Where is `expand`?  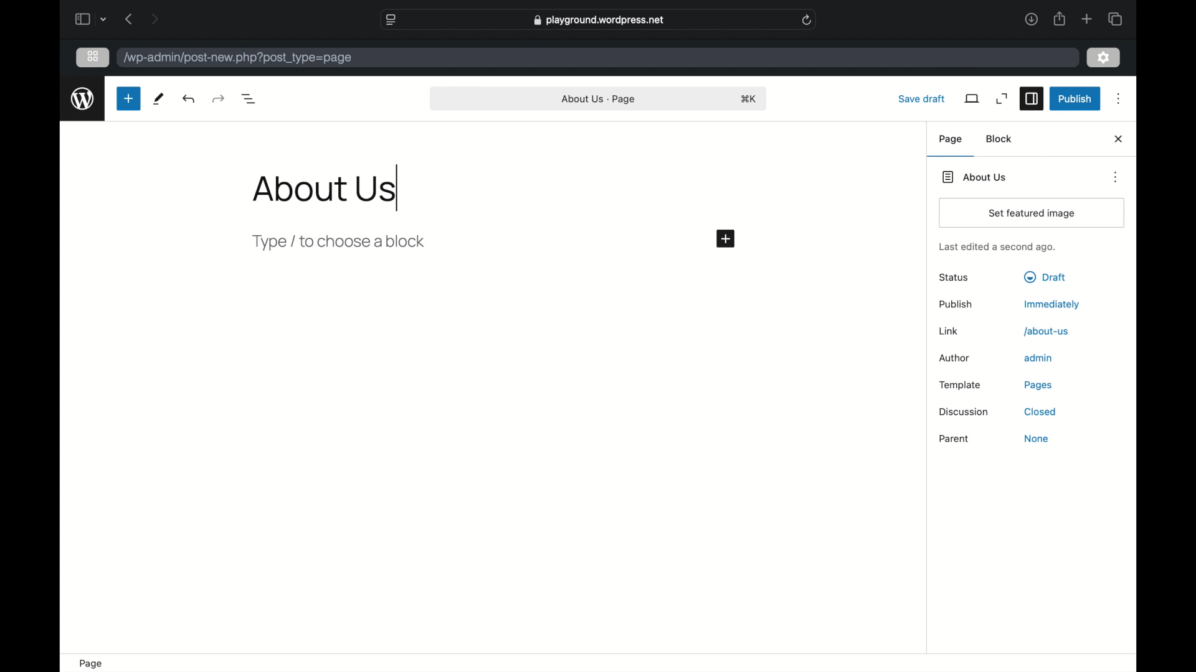
expand is located at coordinates (1003, 100).